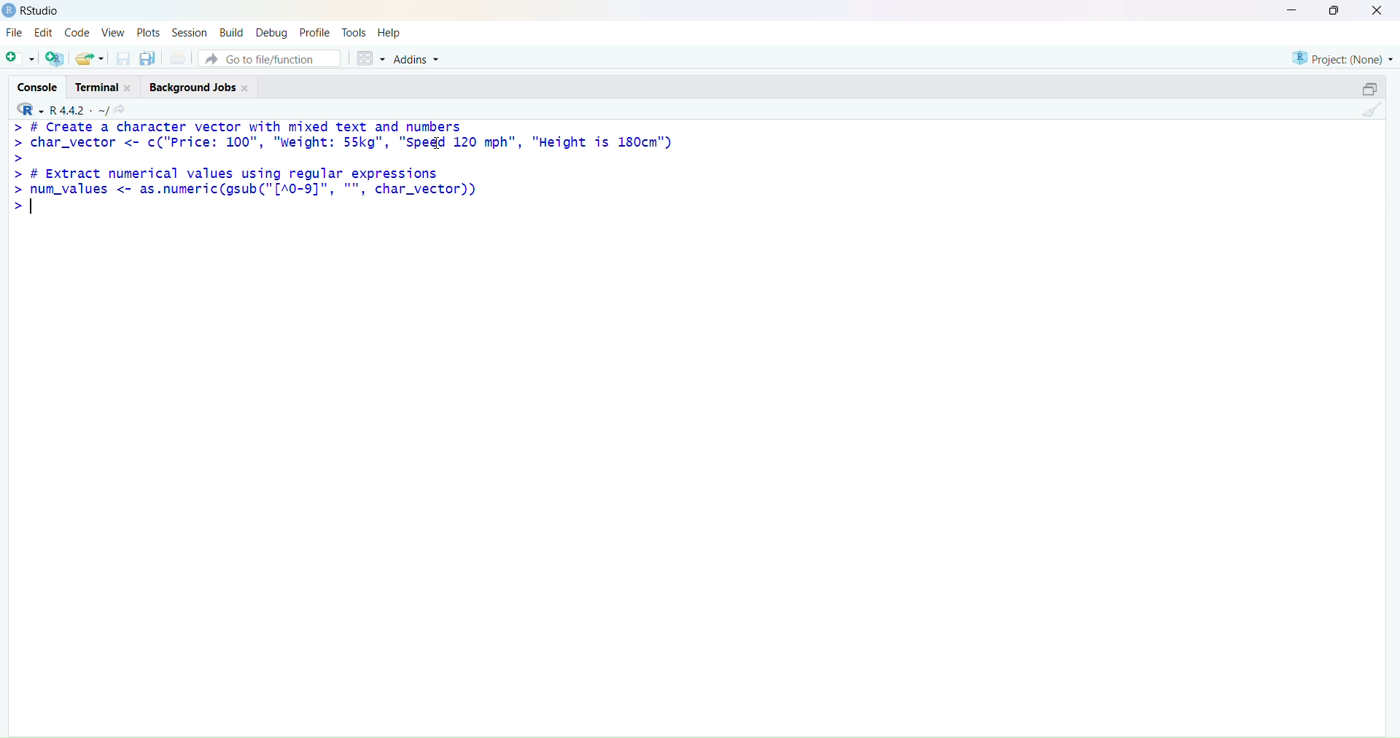 This screenshot has height=738, width=1400. I want to click on open in separate window, so click(1369, 88).